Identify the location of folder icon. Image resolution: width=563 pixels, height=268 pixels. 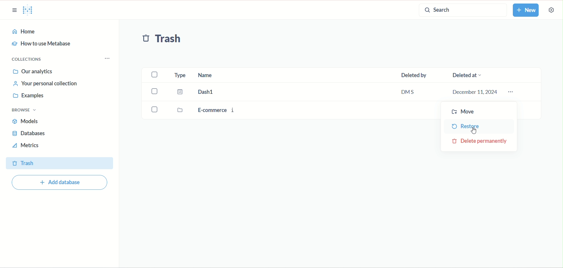
(183, 111).